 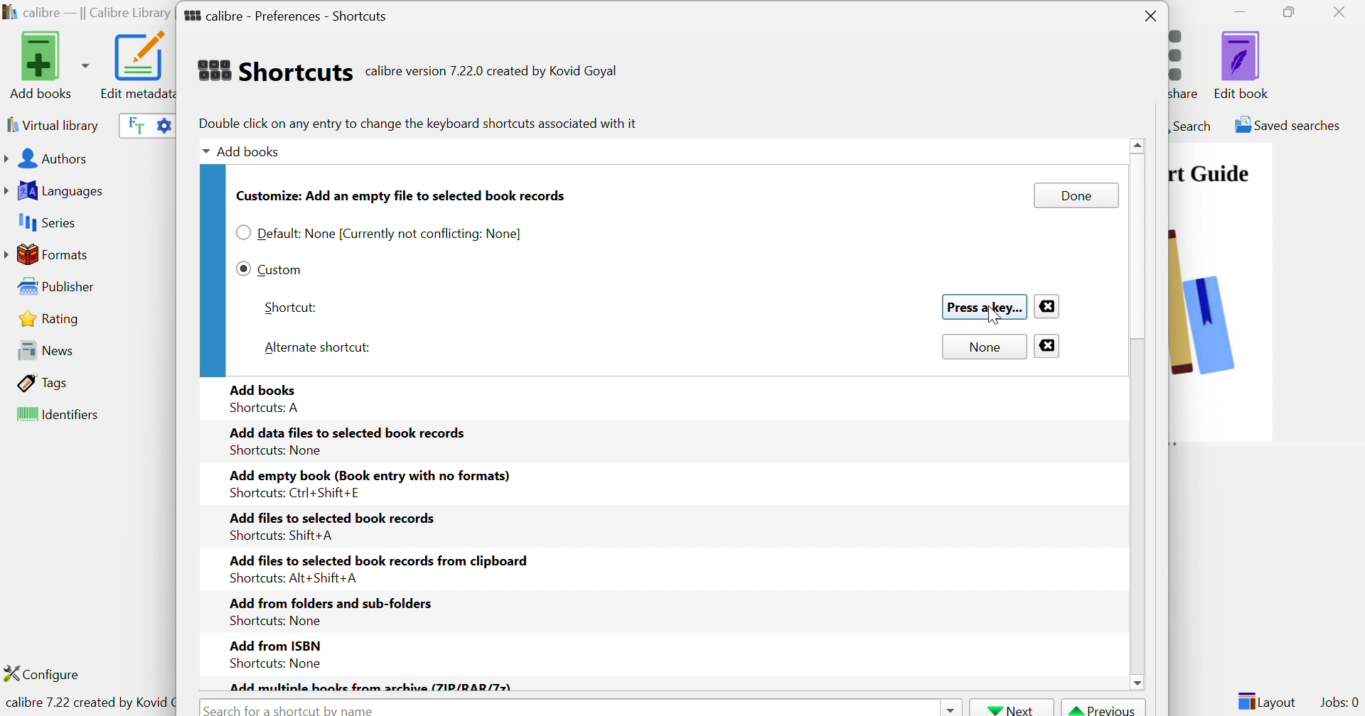 I want to click on Custom, so click(x=280, y=268).